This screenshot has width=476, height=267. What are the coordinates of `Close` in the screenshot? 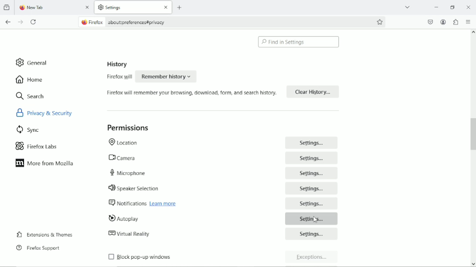 It's located at (469, 8).